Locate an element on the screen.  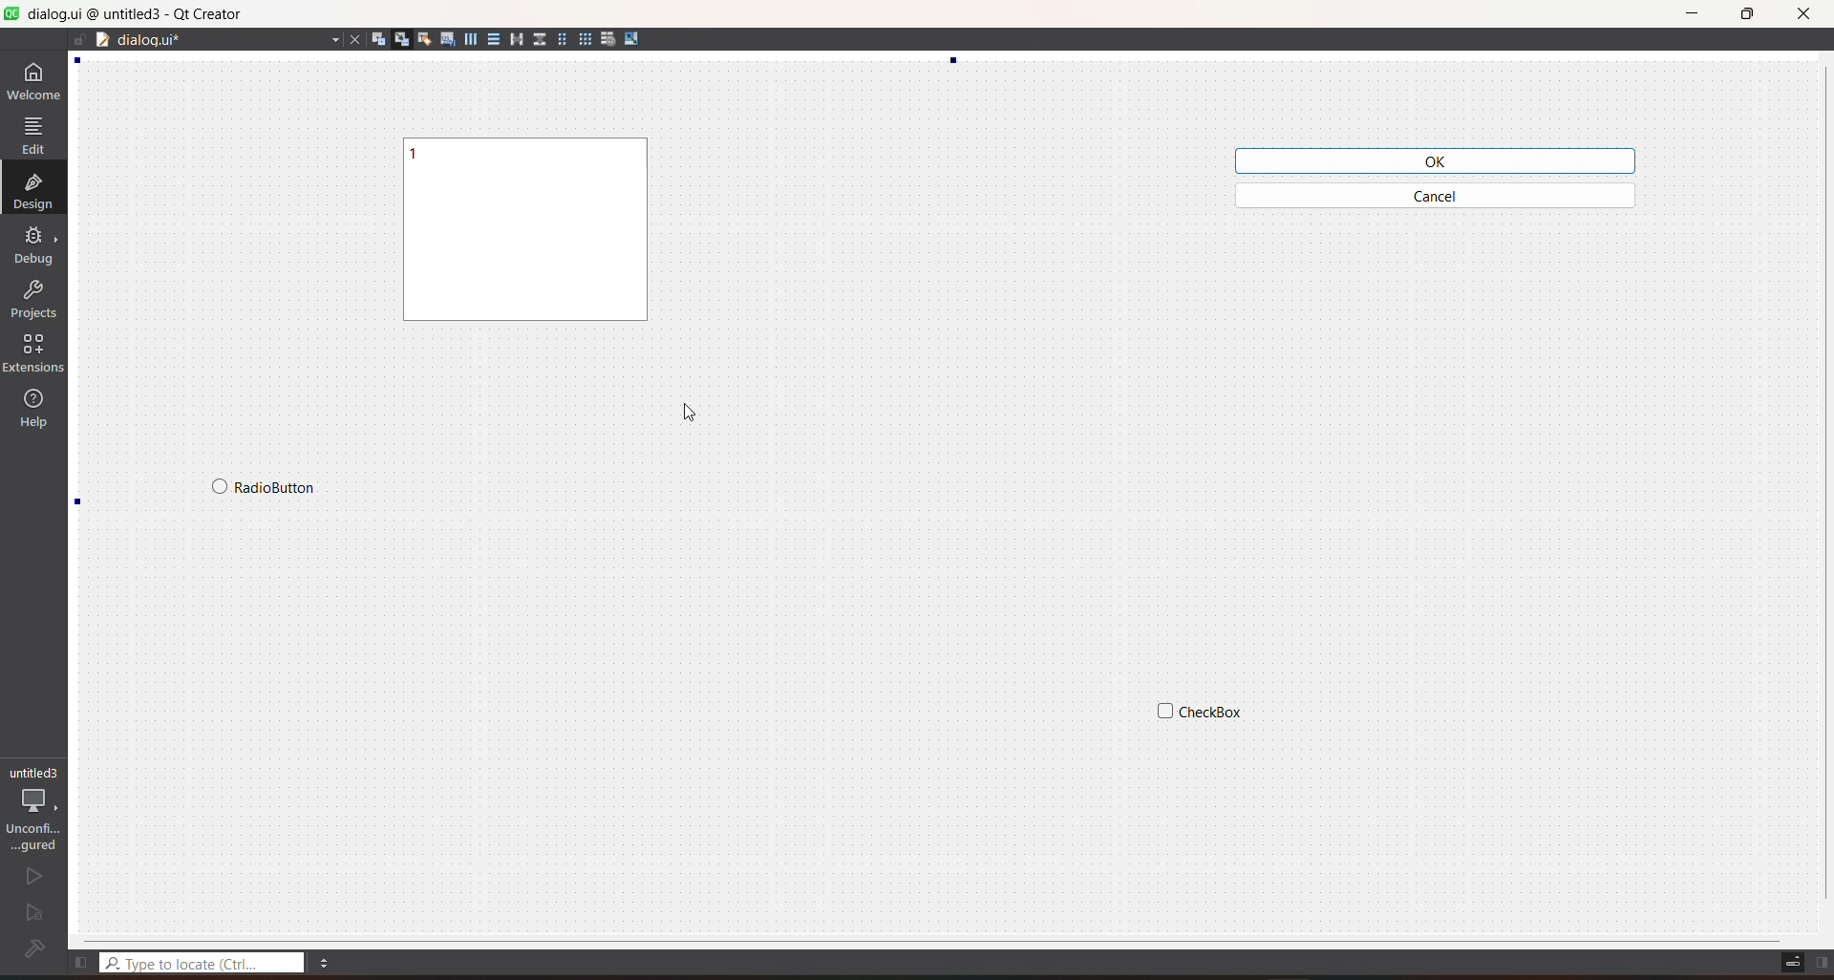
minimize is located at coordinates (1691, 16).